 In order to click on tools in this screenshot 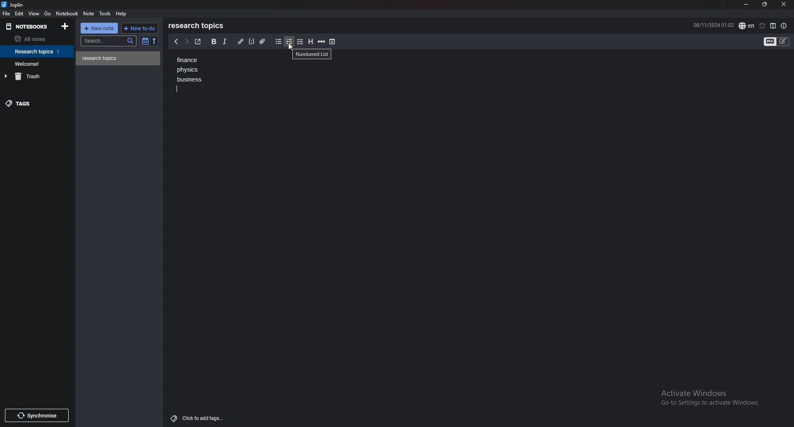, I will do `click(105, 14)`.